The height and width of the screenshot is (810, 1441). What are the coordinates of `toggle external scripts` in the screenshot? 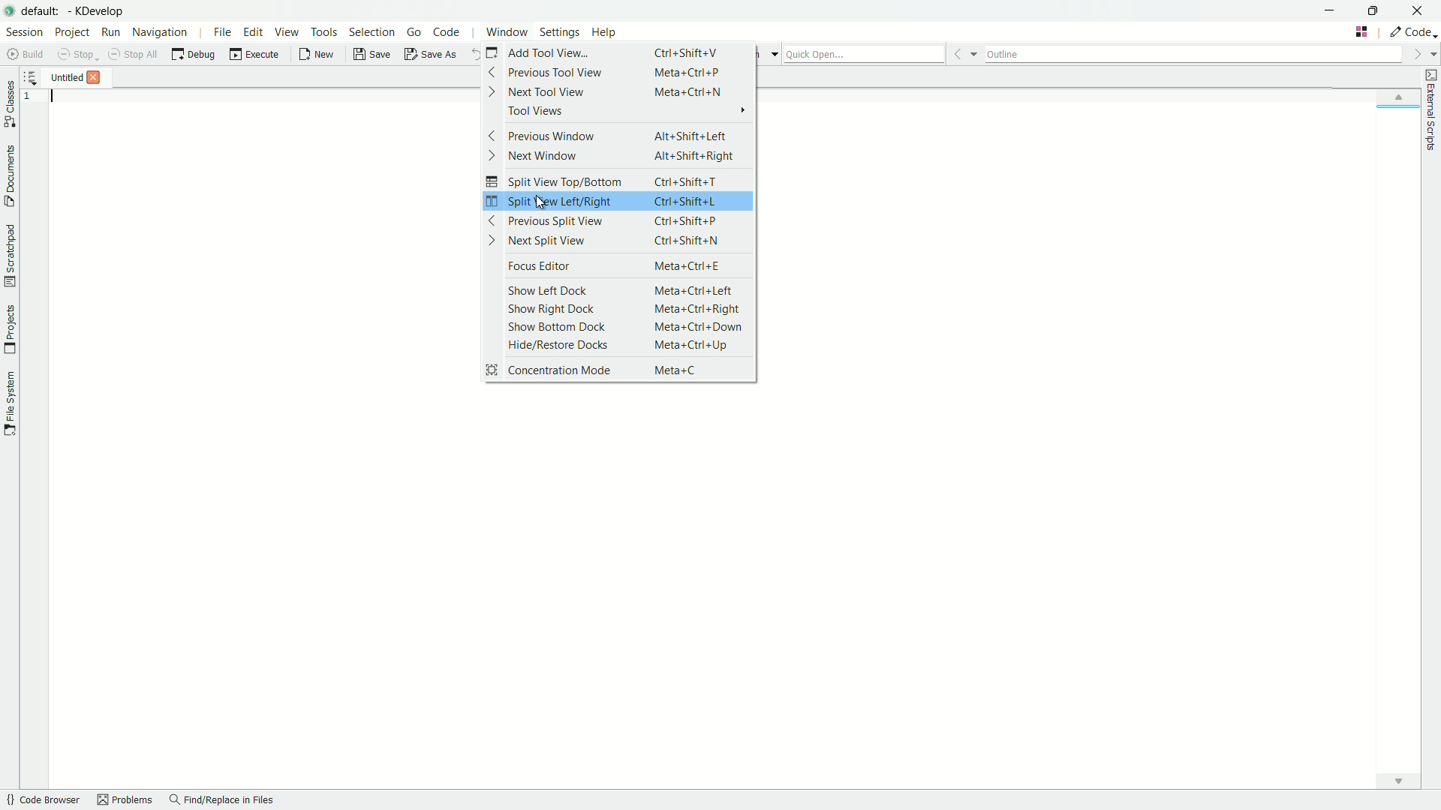 It's located at (1432, 109).